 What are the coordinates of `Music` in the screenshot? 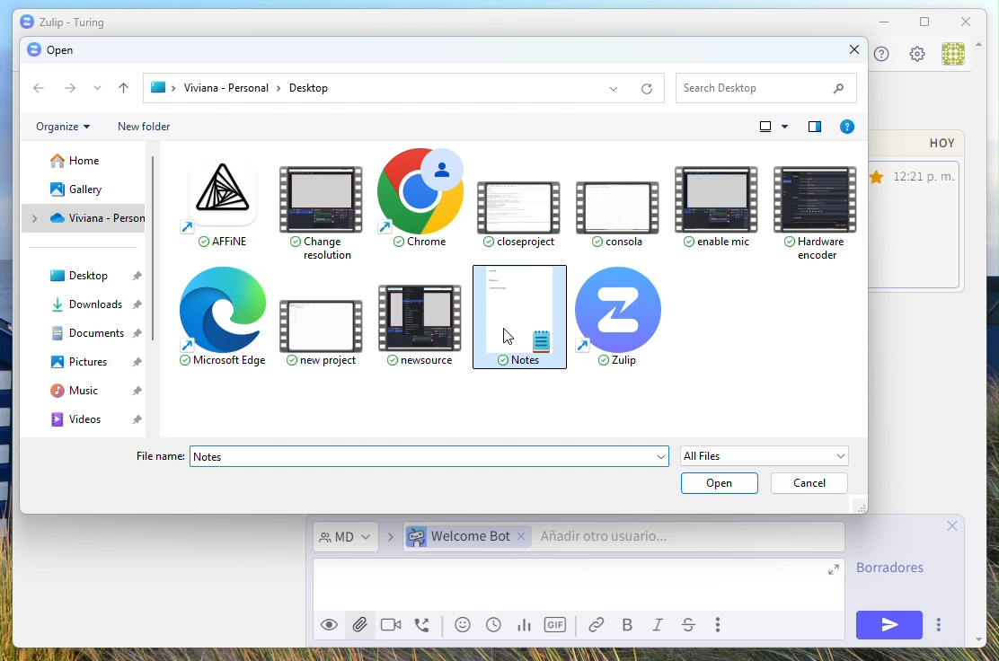 It's located at (101, 392).